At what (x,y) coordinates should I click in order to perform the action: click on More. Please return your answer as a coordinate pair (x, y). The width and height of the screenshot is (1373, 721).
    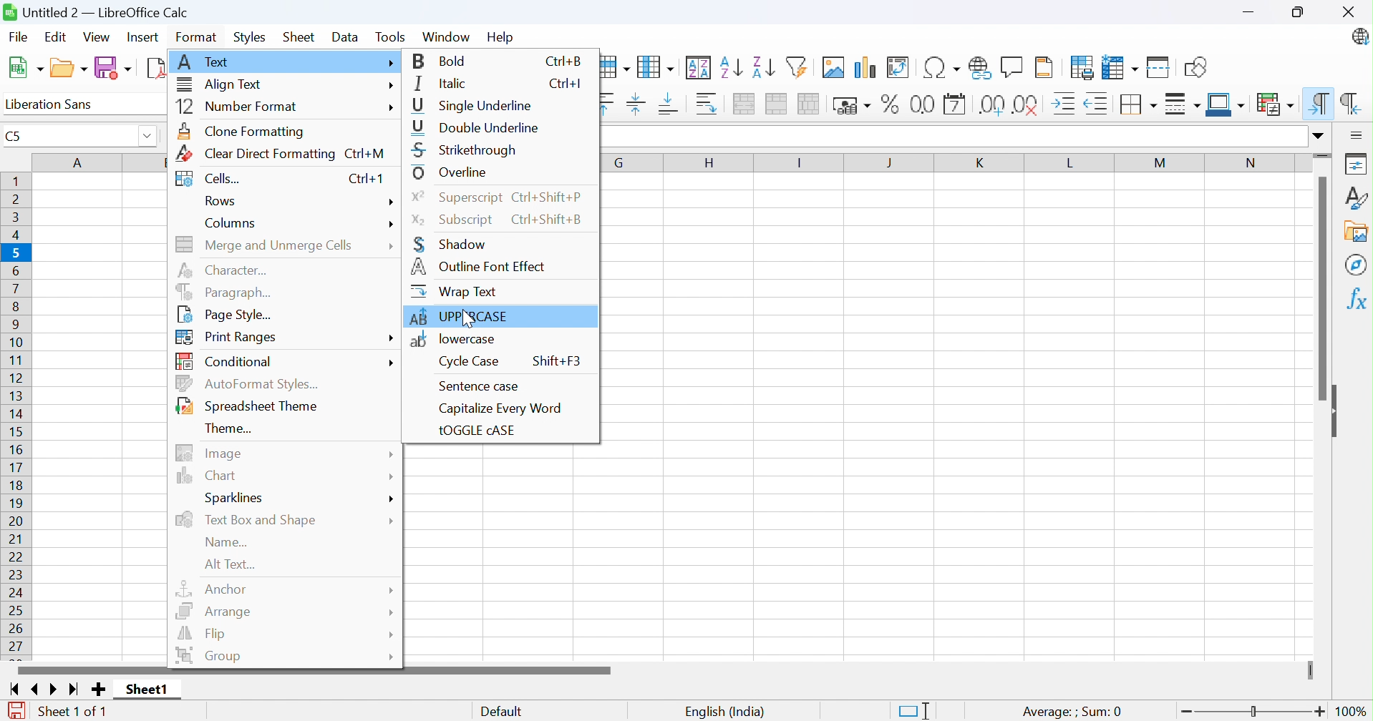
    Looking at the image, I should click on (392, 361).